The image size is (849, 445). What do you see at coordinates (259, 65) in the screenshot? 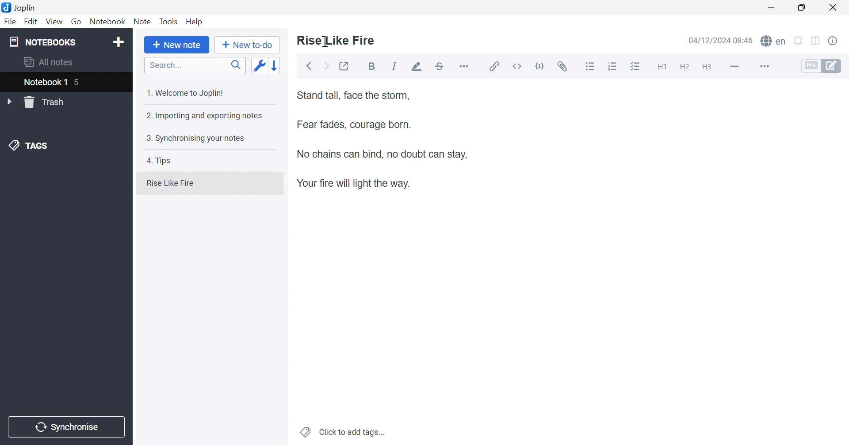
I see `Toggle sort order field` at bounding box center [259, 65].